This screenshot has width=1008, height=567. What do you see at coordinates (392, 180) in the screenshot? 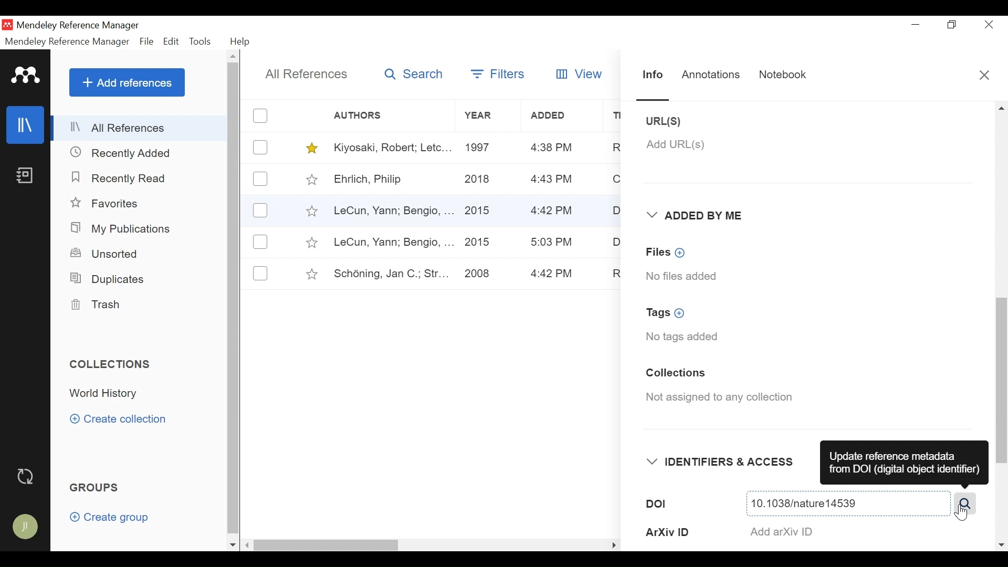
I see `Ehrlich, Philip` at bounding box center [392, 180].